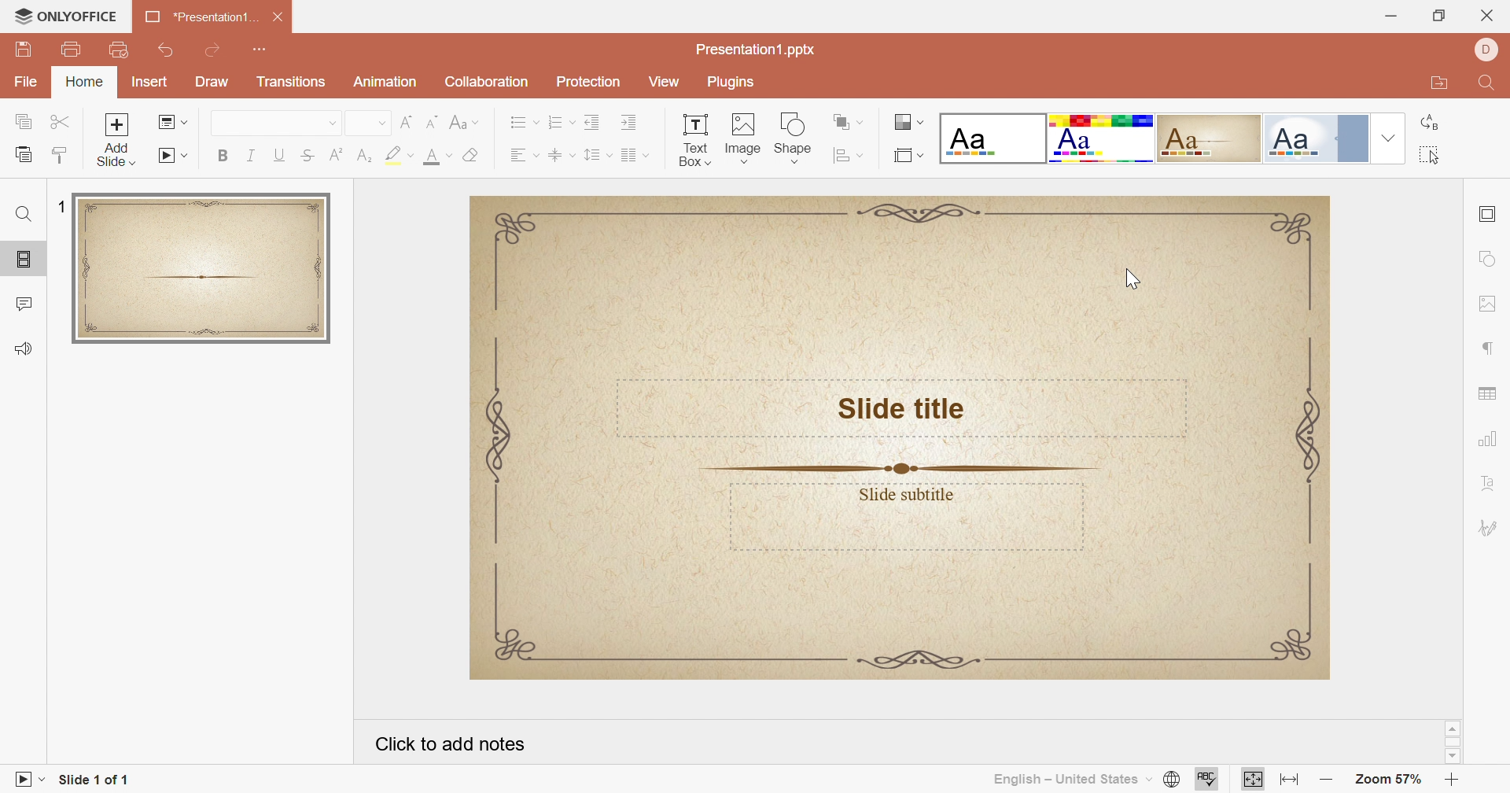 This screenshot has width=1510, height=793. Describe the element at coordinates (1317, 138) in the screenshot. I see `Official` at that location.